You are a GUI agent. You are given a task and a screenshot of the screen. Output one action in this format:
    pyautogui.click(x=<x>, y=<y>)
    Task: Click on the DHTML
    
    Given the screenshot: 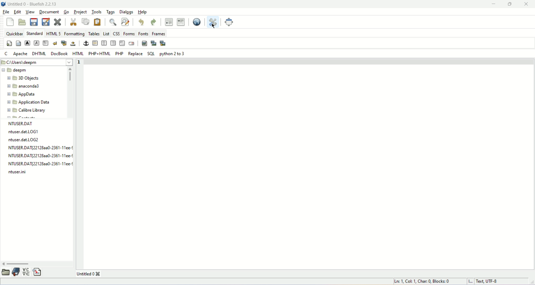 What is the action you would take?
    pyautogui.click(x=38, y=52)
    